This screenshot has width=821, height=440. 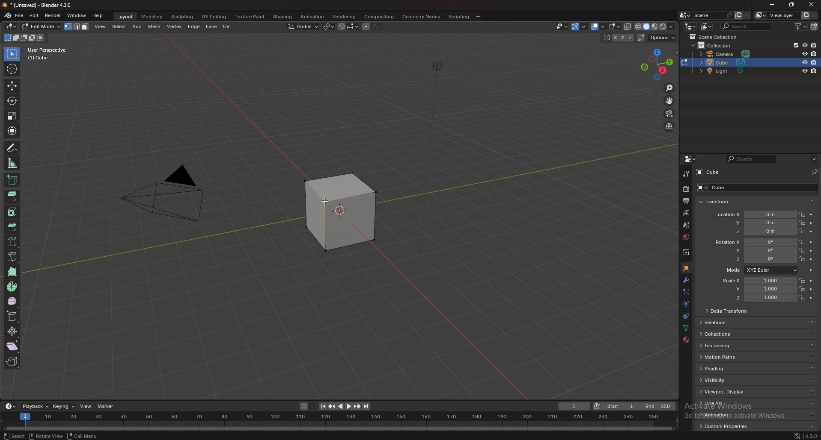 What do you see at coordinates (12, 213) in the screenshot?
I see `inset faces` at bounding box center [12, 213].